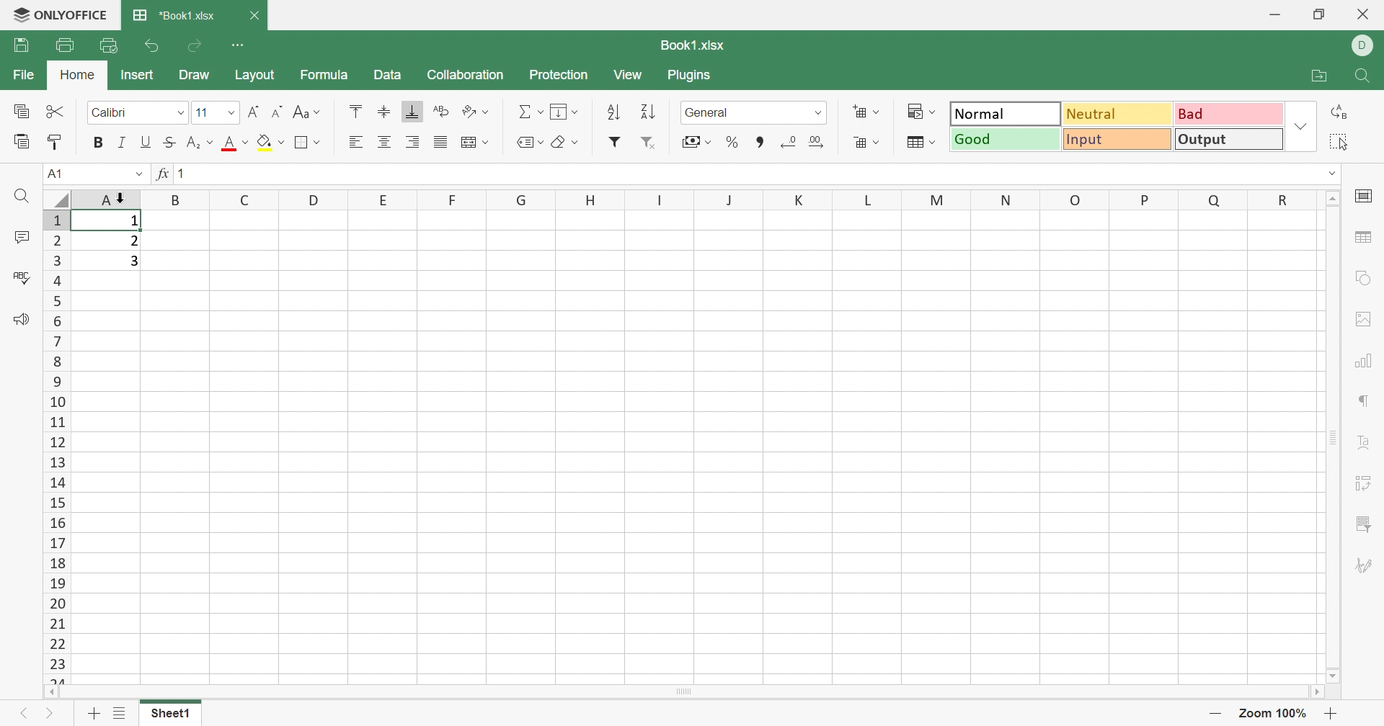 Image resolution: width=1384 pixels, height=726 pixels. I want to click on Percent style, so click(731, 143).